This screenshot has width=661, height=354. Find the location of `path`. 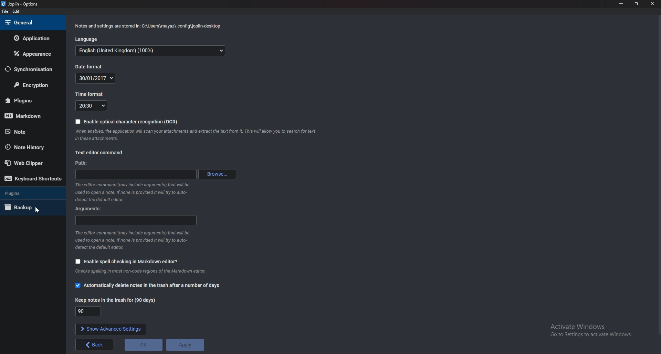

path is located at coordinates (135, 174).